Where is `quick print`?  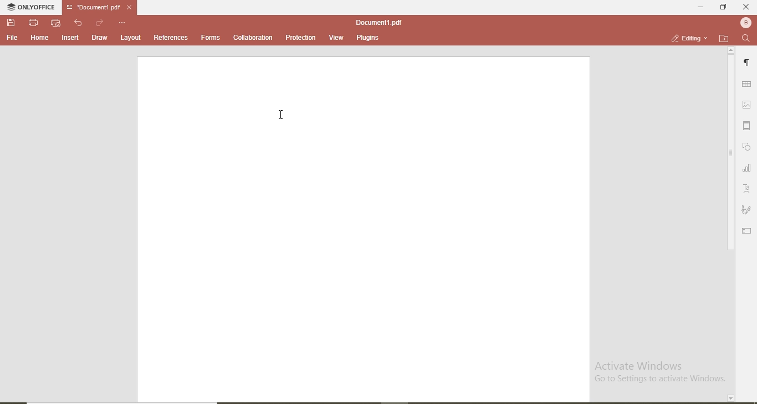
quick print is located at coordinates (55, 23).